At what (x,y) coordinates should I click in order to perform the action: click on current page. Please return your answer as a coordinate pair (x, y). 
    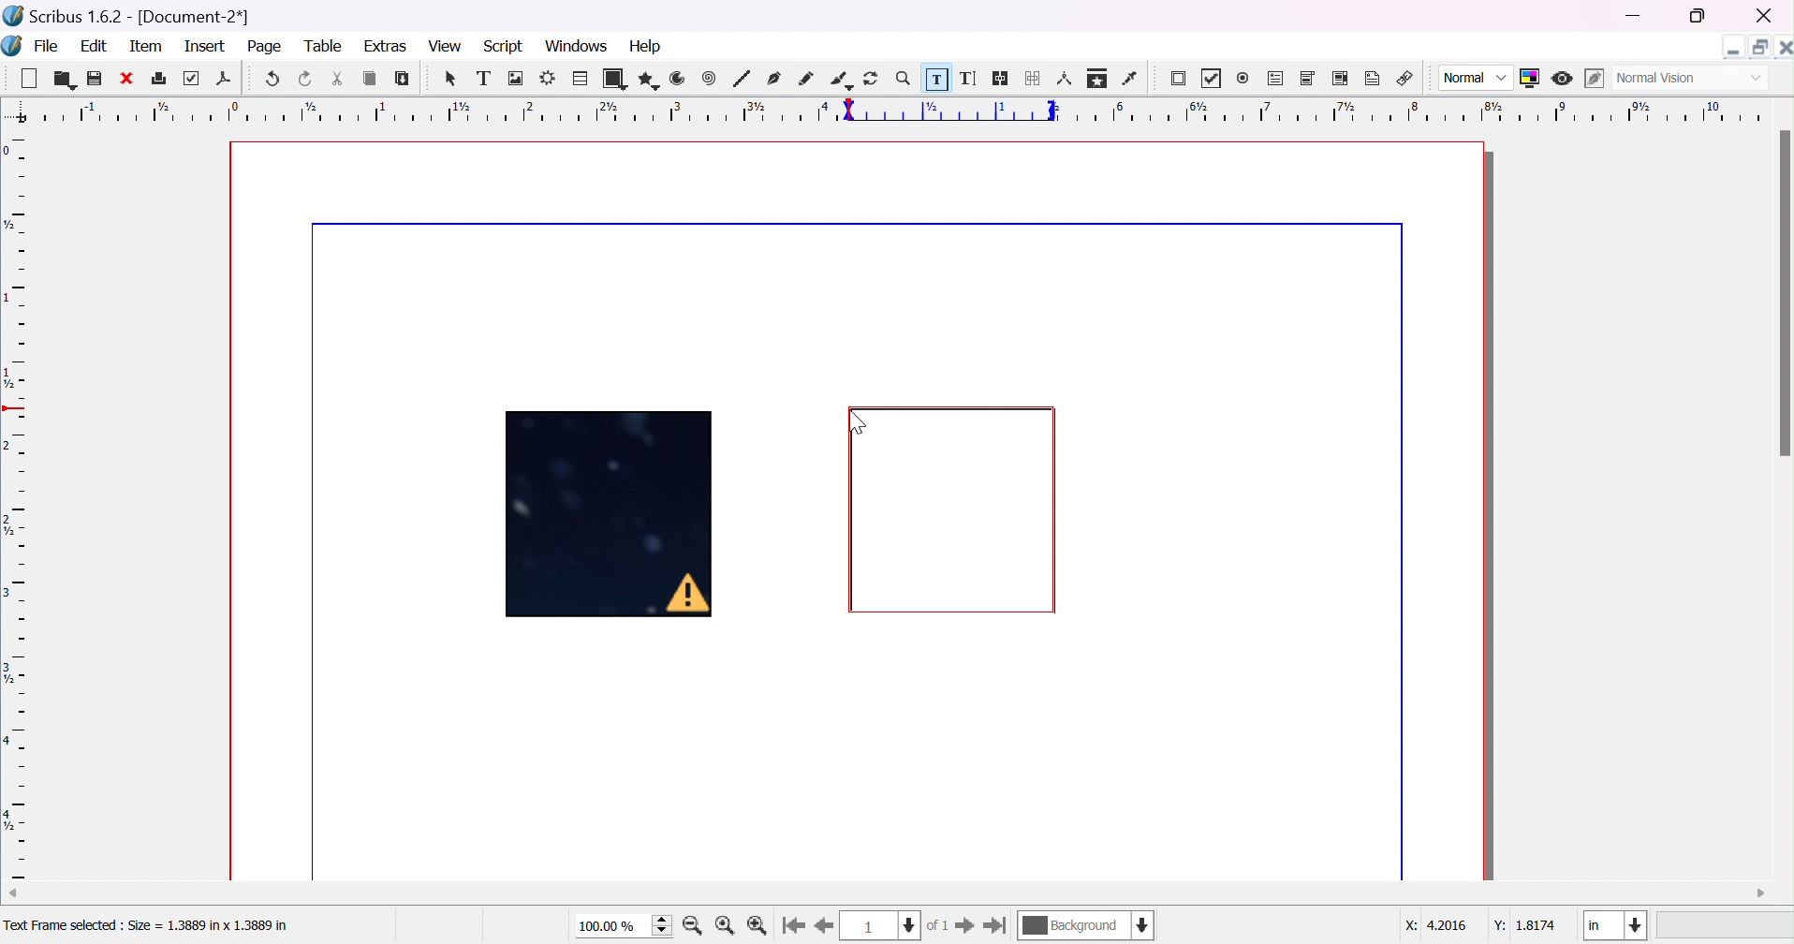
    Looking at the image, I should click on (898, 925).